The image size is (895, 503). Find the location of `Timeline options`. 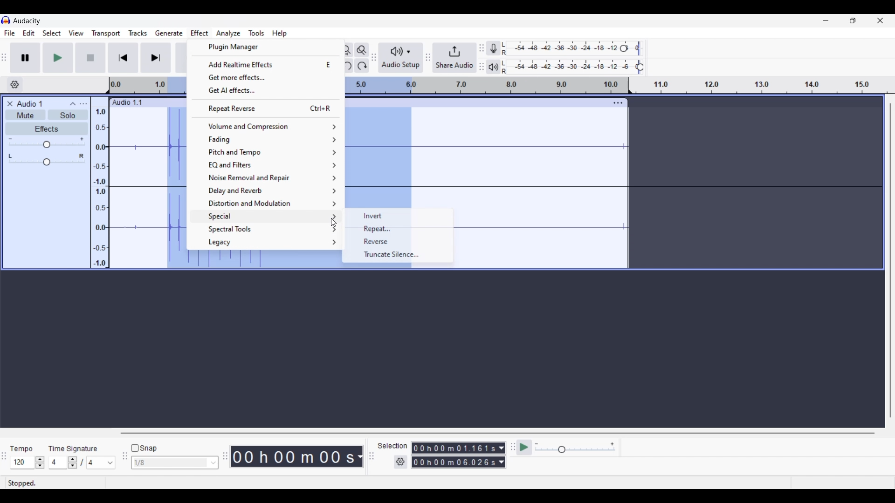

Timeline options is located at coordinates (15, 85).